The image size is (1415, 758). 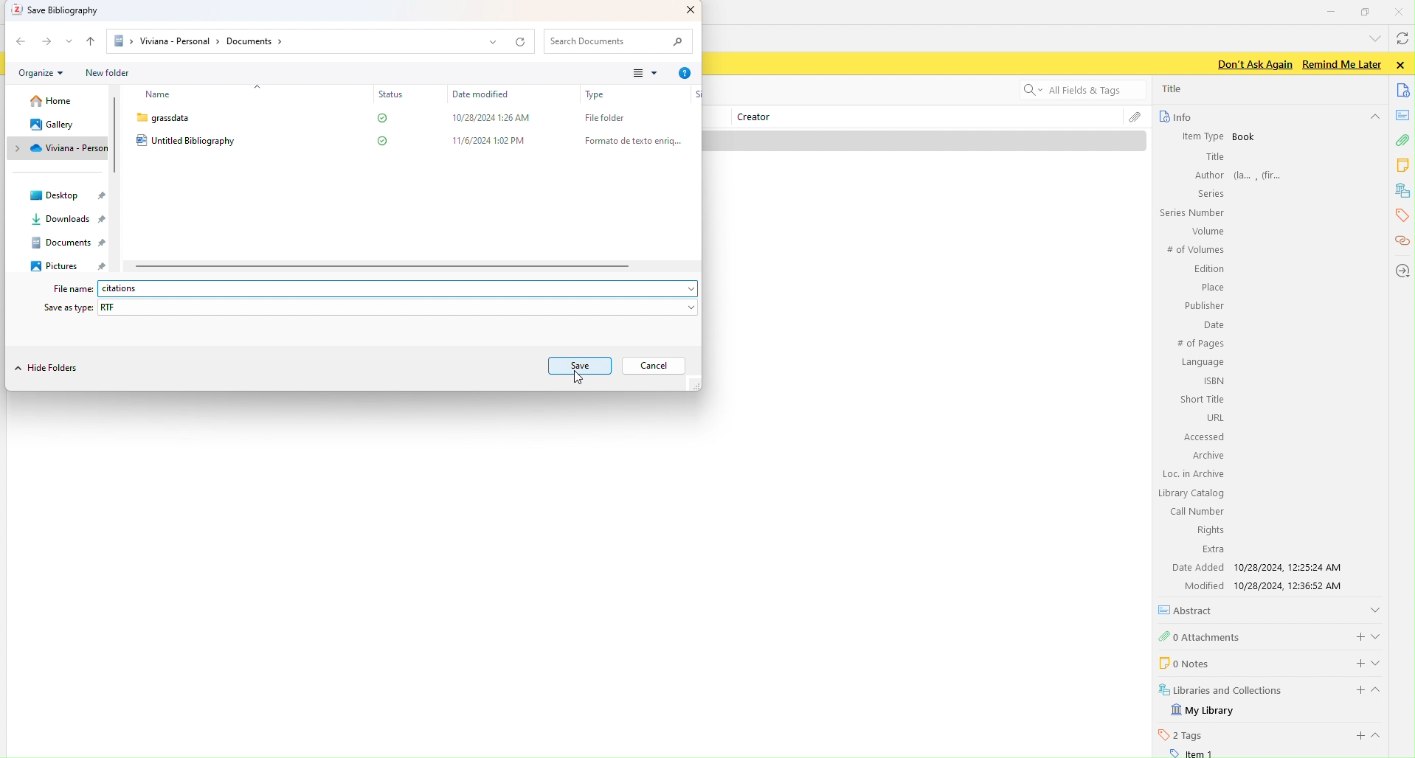 I want to click on Box, so click(x=1366, y=12).